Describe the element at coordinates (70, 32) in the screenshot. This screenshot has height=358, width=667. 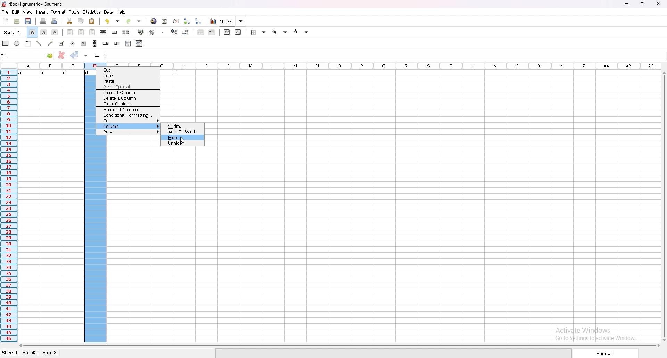
I see `left align` at that location.